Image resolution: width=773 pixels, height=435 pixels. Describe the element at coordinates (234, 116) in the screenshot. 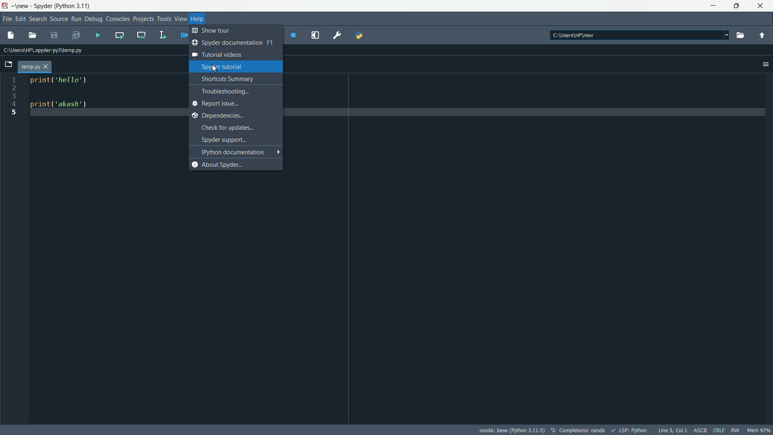

I see `dependencies` at that location.